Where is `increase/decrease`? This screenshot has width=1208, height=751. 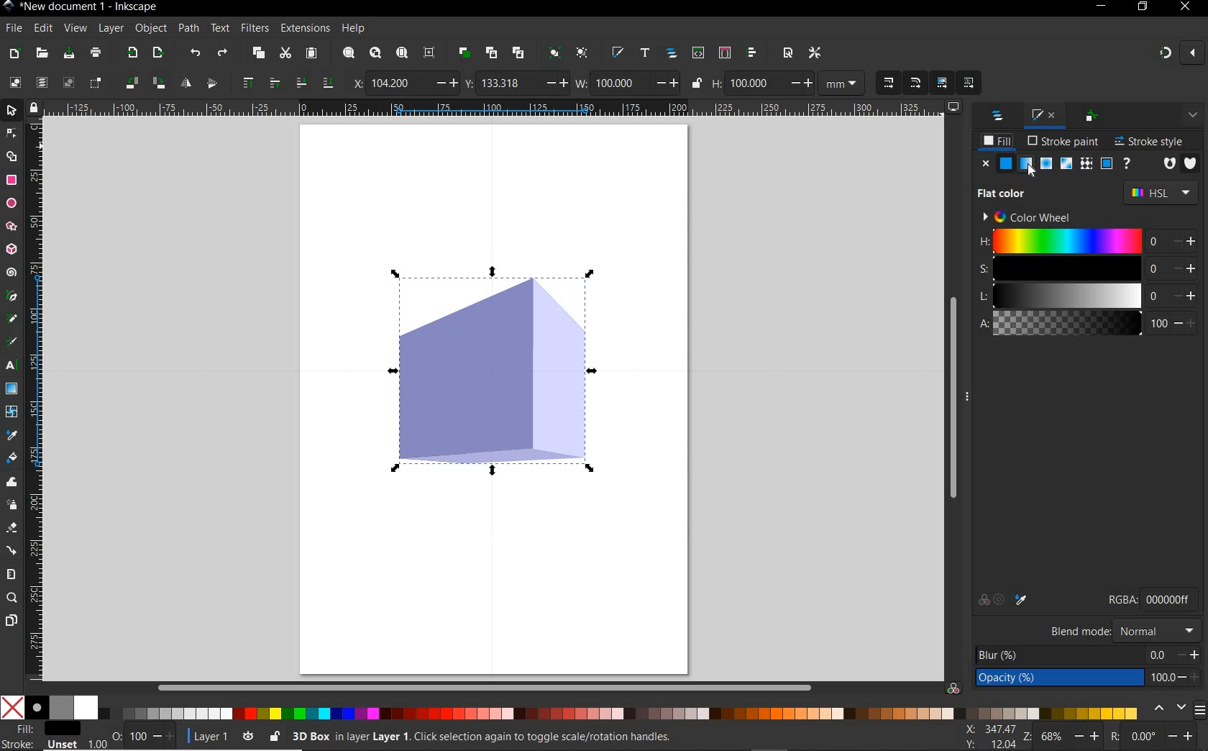
increase/decrease is located at coordinates (163, 736).